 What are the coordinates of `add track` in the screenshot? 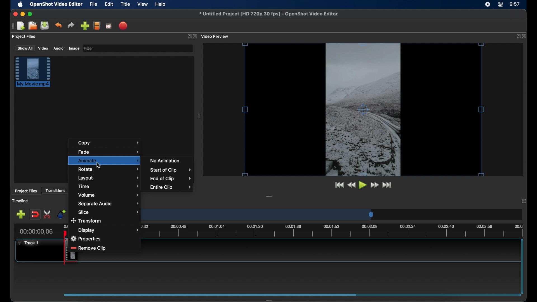 It's located at (21, 214).